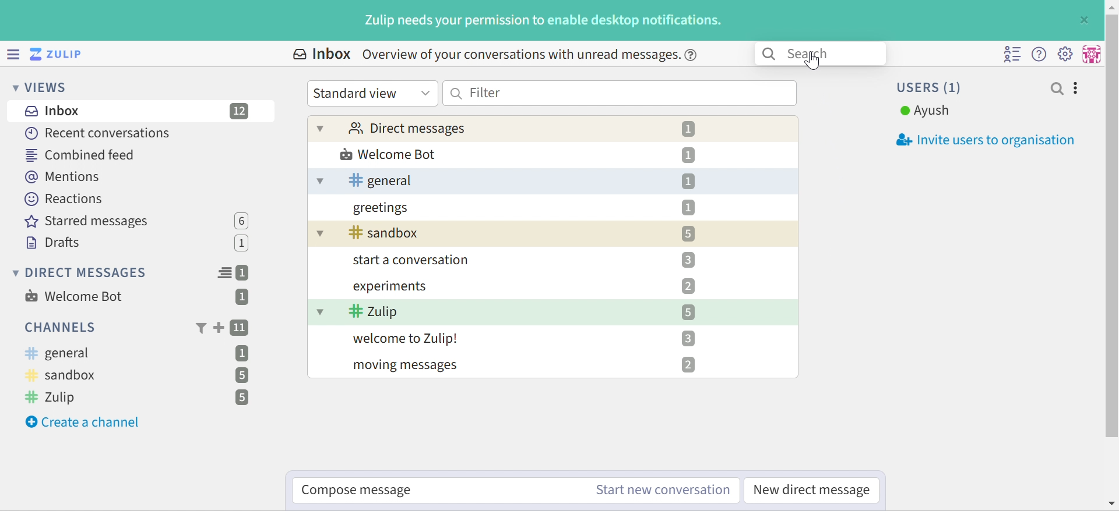 This screenshot has width=1119, height=511. Describe the element at coordinates (1112, 503) in the screenshot. I see `Scroll down` at that location.